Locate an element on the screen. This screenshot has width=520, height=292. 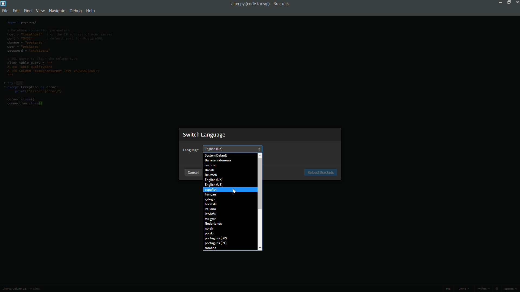
Cestins is located at coordinates (229, 165).